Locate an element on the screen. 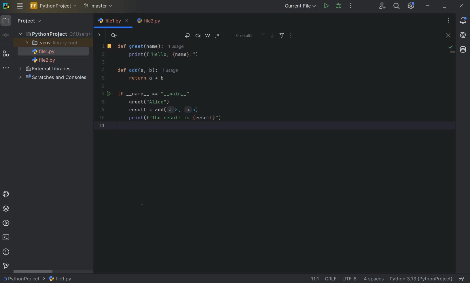 This screenshot has width=470, height=283. MATCH CASE is located at coordinates (199, 36).